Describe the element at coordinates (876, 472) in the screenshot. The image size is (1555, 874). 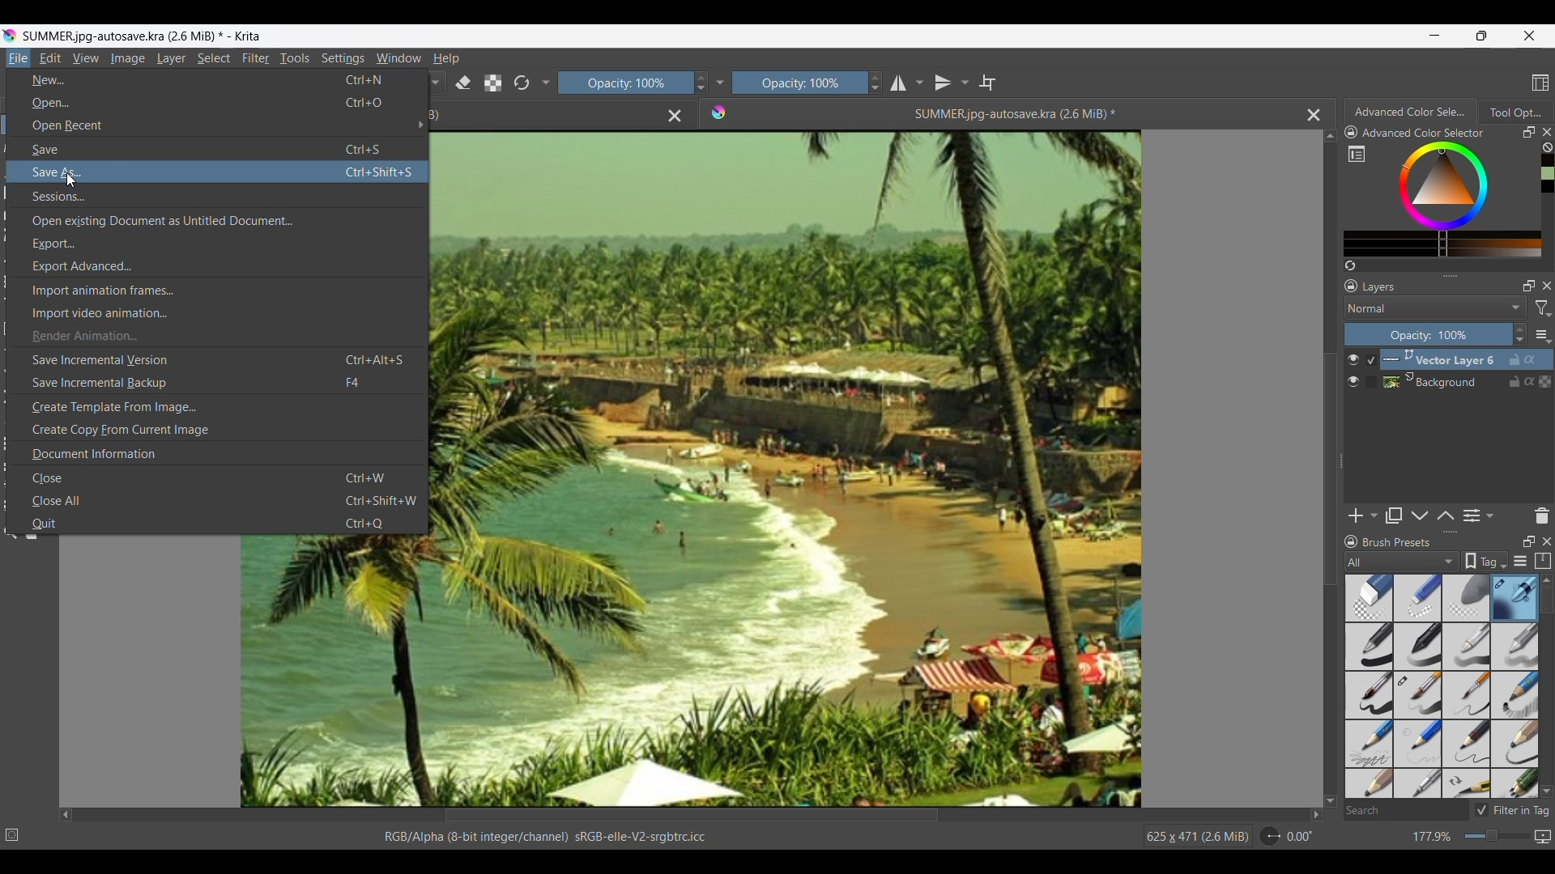
I see `Image/Artwork space` at that location.